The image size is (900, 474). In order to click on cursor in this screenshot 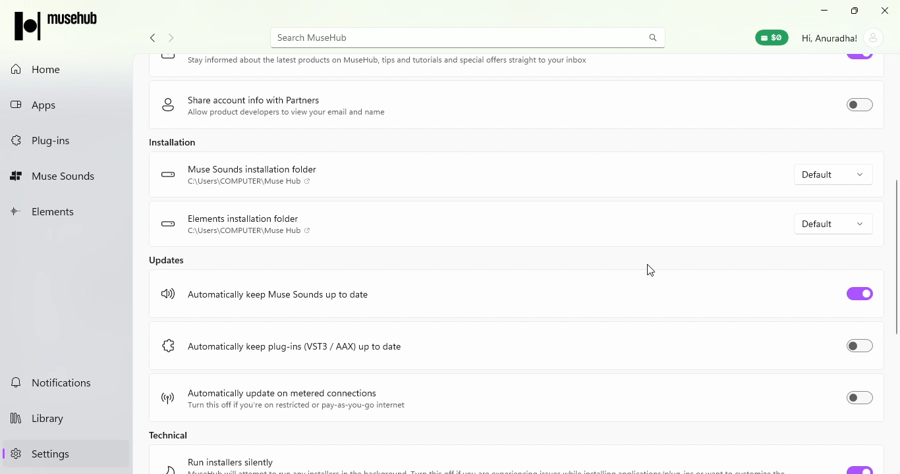, I will do `click(652, 271)`.